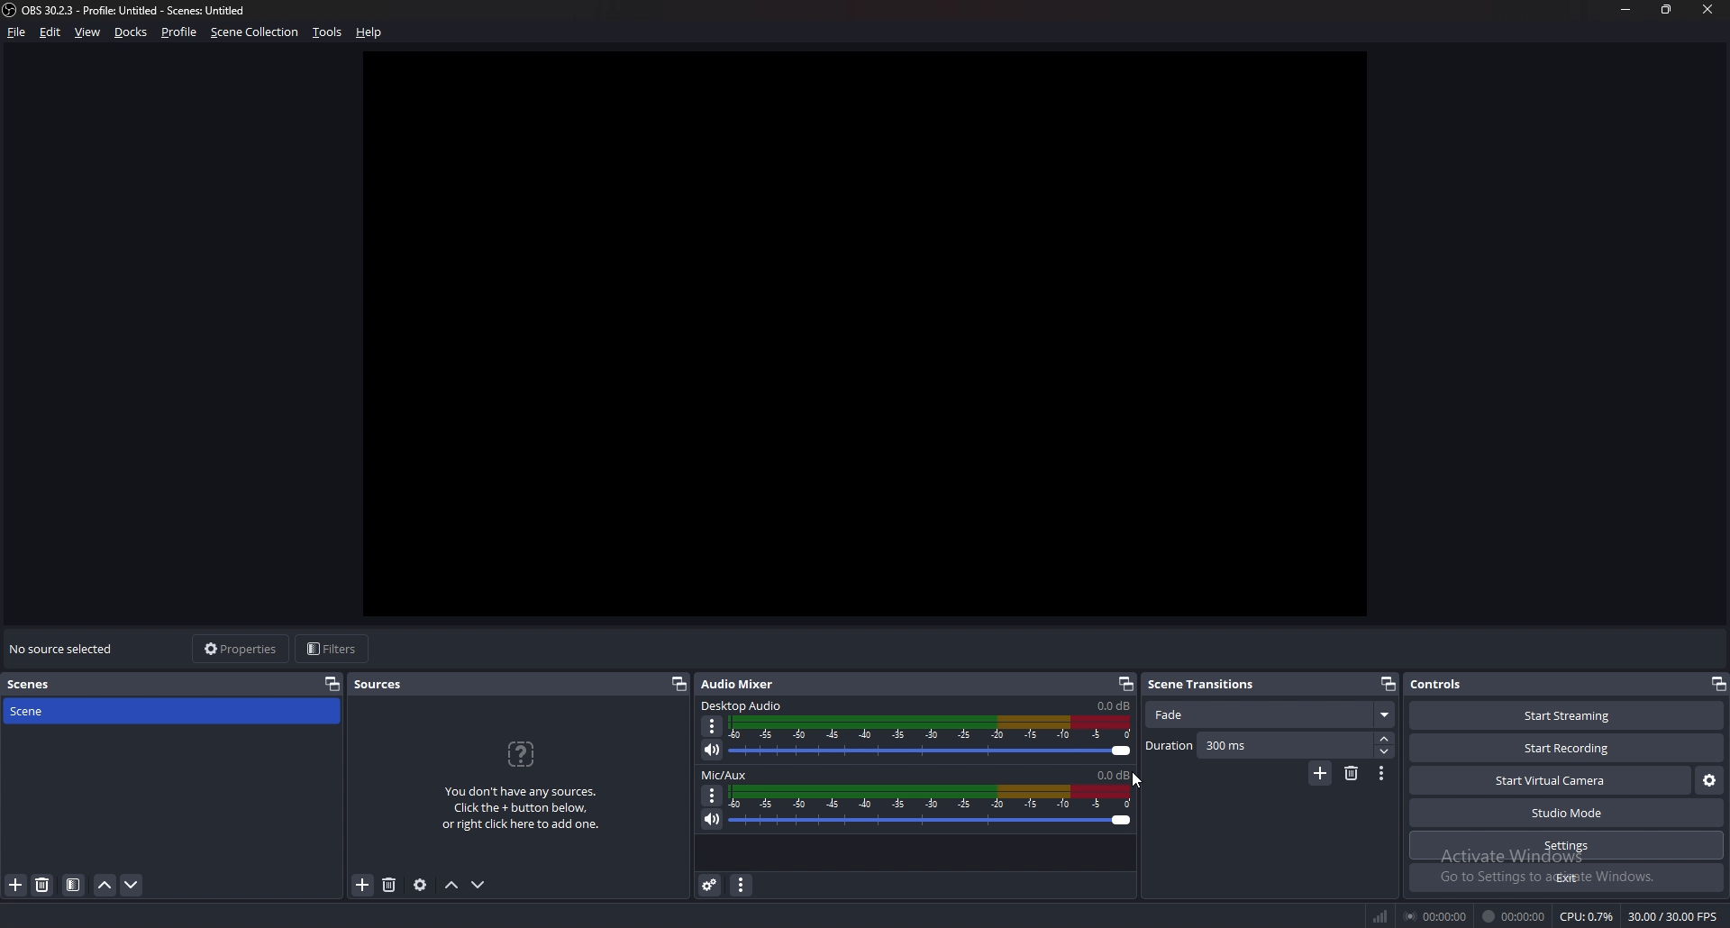  Describe the element at coordinates (50, 32) in the screenshot. I see `edit` at that location.